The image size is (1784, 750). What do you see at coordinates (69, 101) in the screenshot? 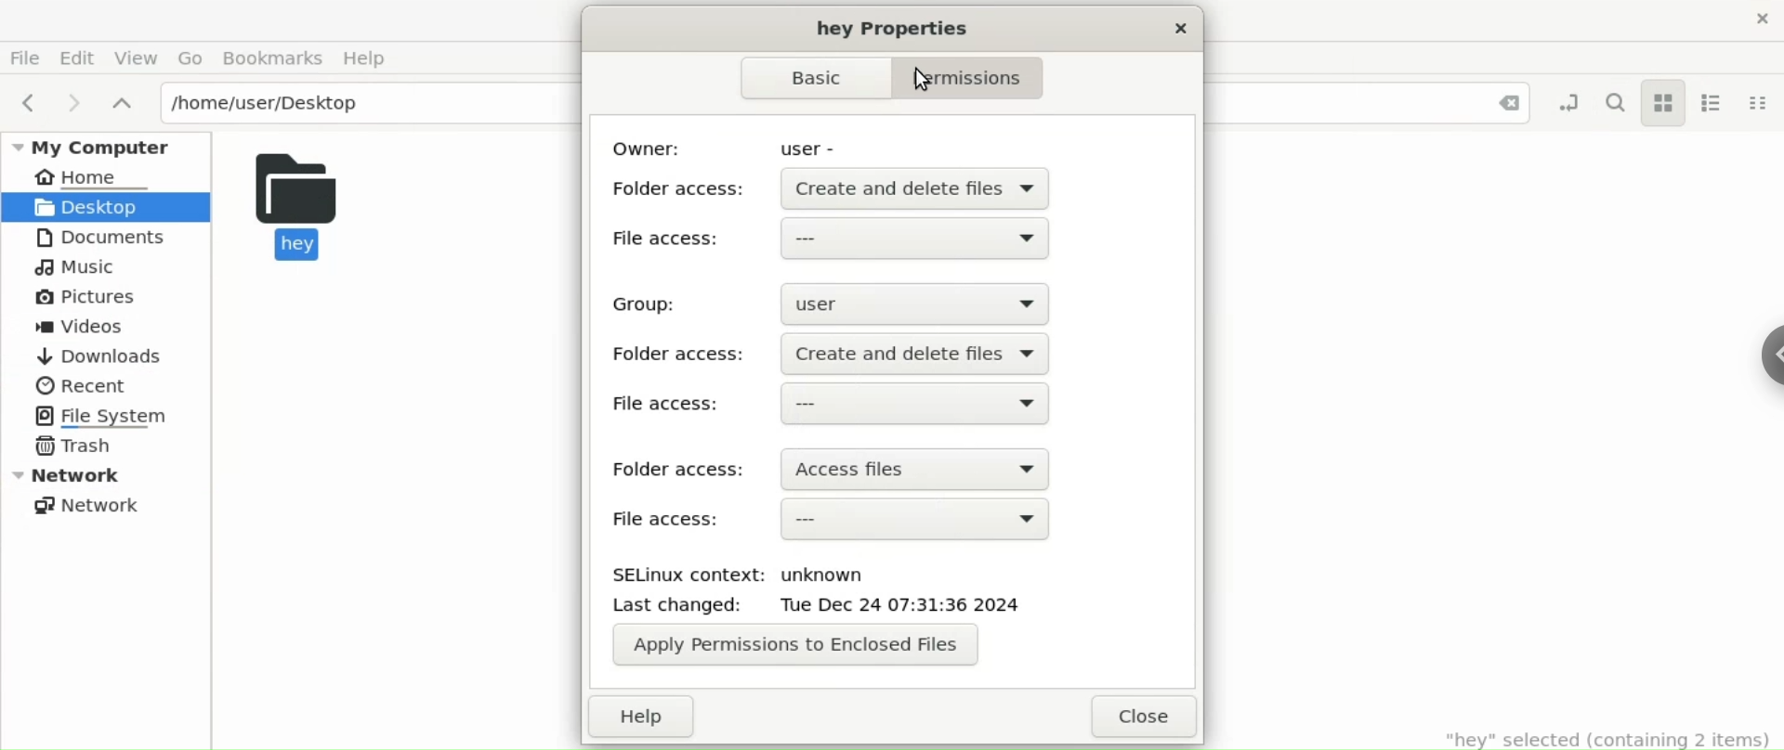
I see `next` at bounding box center [69, 101].